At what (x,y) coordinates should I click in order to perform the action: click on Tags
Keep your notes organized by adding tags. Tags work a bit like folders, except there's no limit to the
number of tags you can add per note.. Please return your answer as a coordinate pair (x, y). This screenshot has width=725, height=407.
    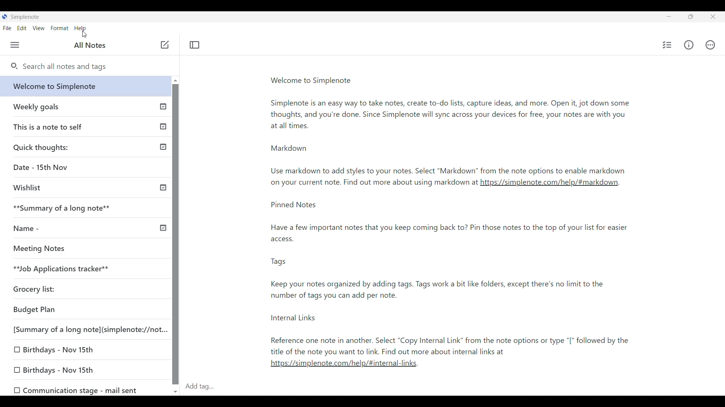
    Looking at the image, I should click on (440, 278).